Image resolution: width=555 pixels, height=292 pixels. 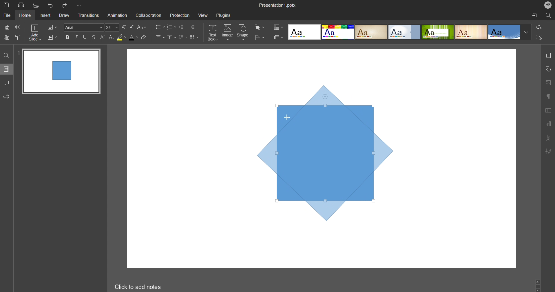 What do you see at coordinates (6, 37) in the screenshot?
I see `Paste` at bounding box center [6, 37].